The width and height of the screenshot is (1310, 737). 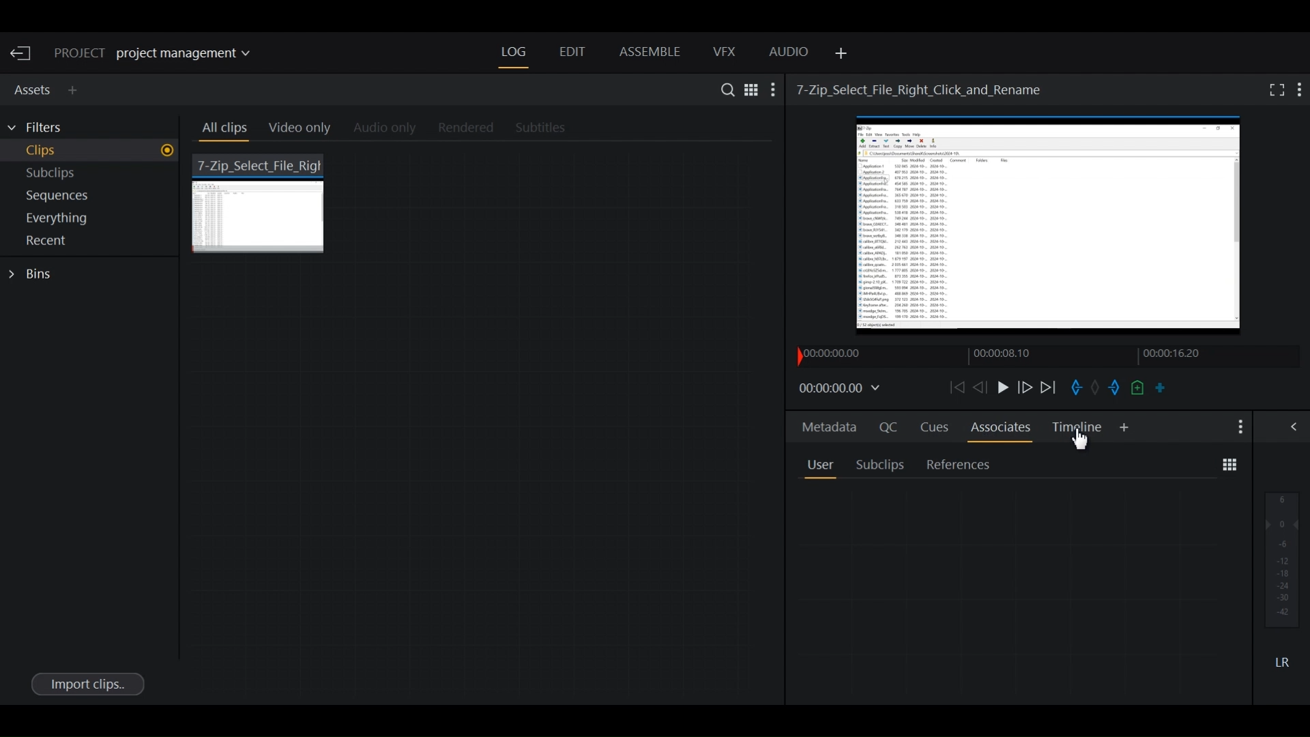 I want to click on Video Only, so click(x=306, y=130).